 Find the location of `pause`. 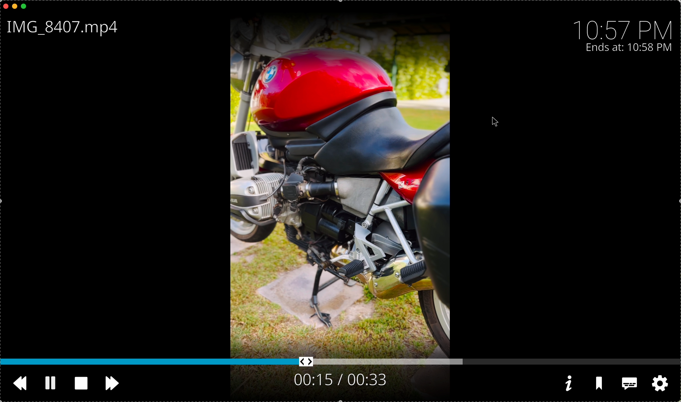

pause is located at coordinates (51, 383).